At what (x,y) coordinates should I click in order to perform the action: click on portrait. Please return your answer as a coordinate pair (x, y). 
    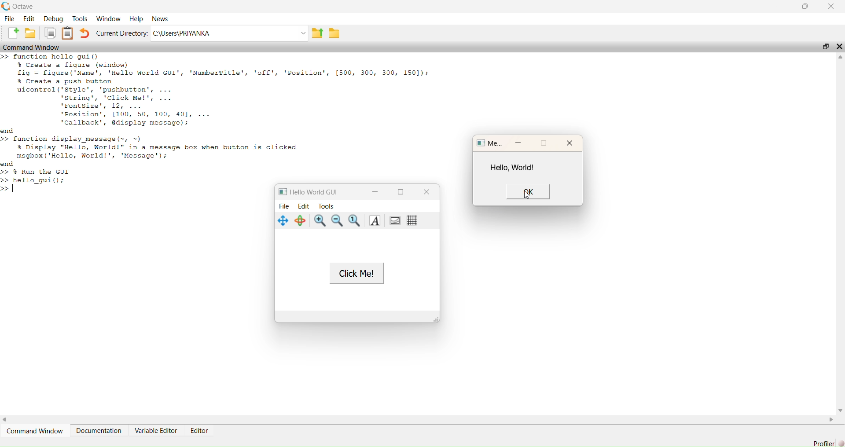
    Looking at the image, I should click on (394, 220).